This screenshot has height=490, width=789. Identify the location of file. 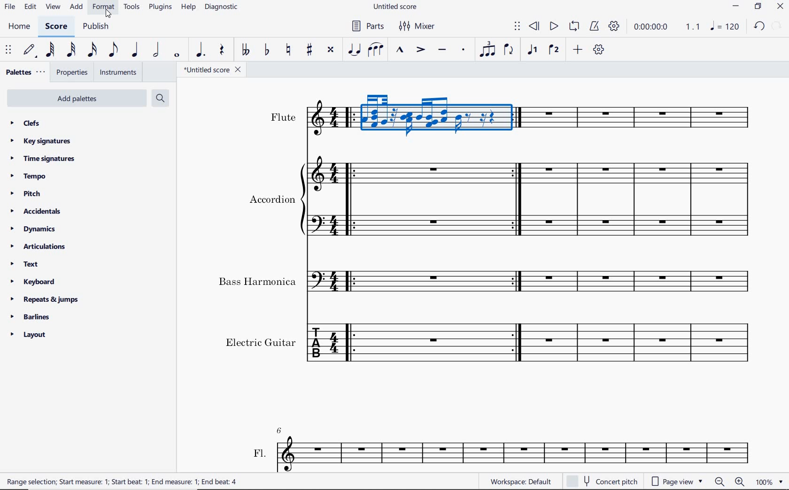
(10, 7).